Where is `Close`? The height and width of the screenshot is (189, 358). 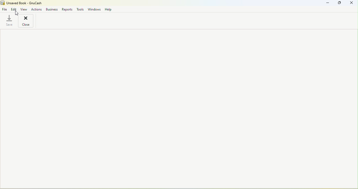
Close is located at coordinates (353, 4).